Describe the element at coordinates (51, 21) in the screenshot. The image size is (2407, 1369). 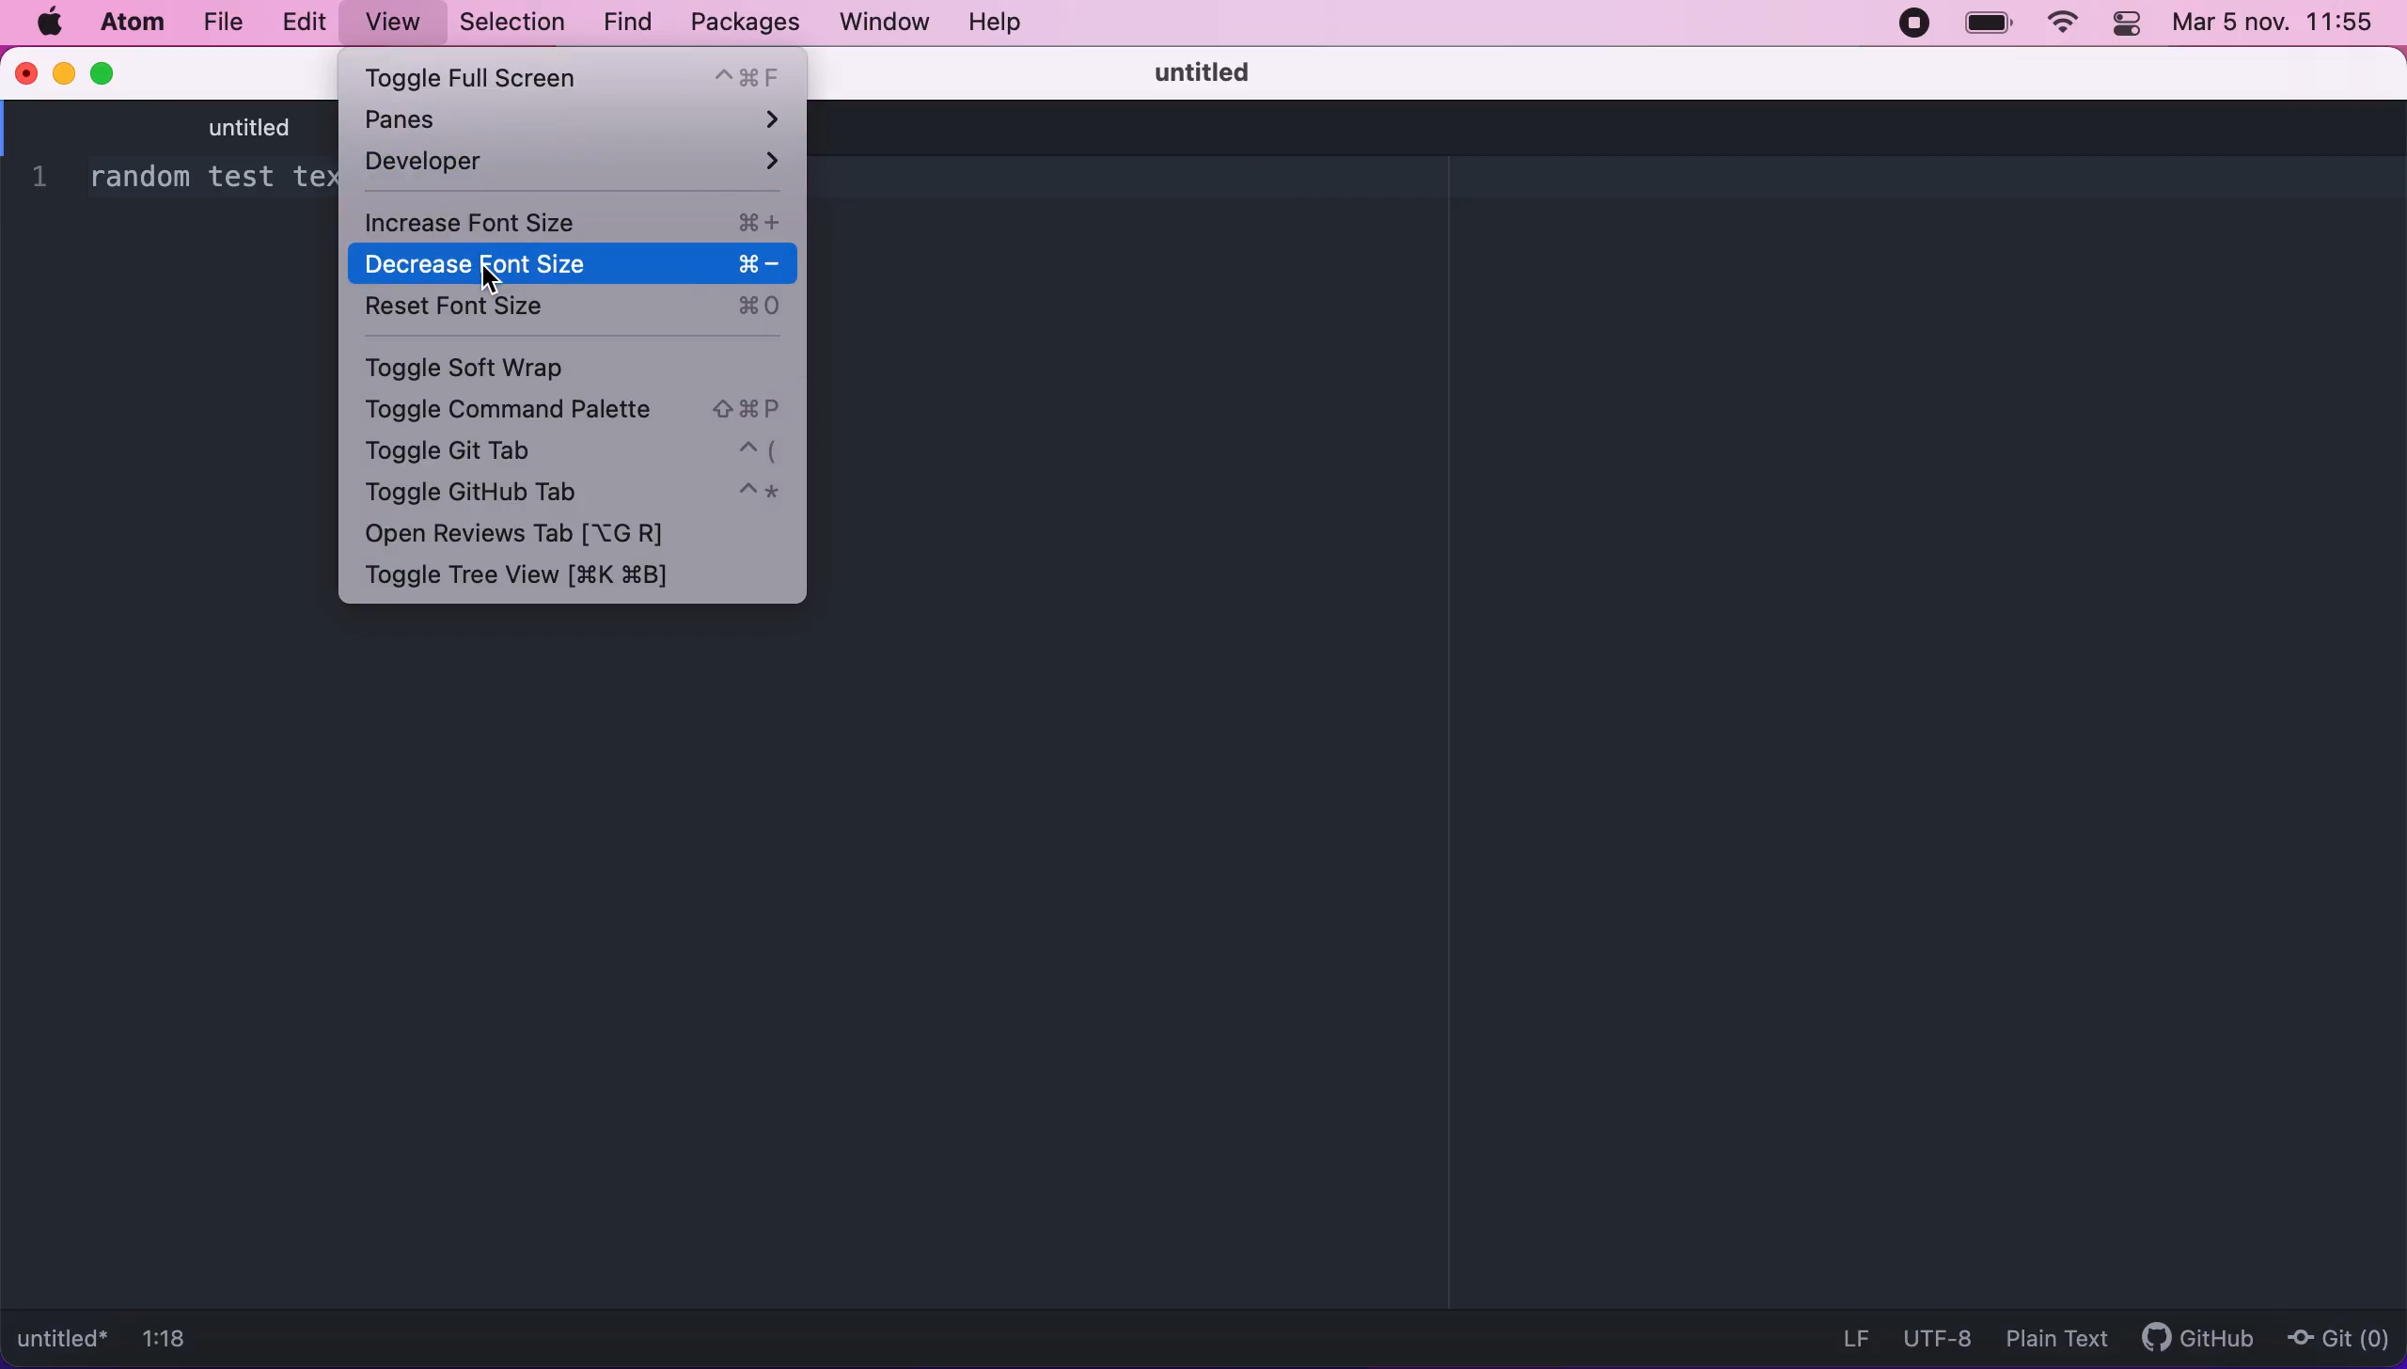
I see `mac logo` at that location.